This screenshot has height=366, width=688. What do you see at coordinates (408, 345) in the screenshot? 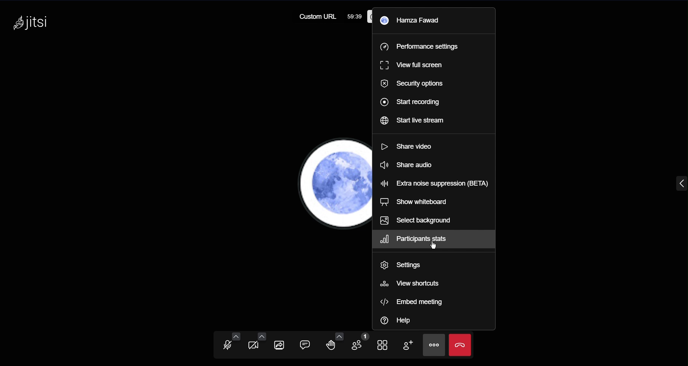
I see `Add Participant` at bounding box center [408, 345].